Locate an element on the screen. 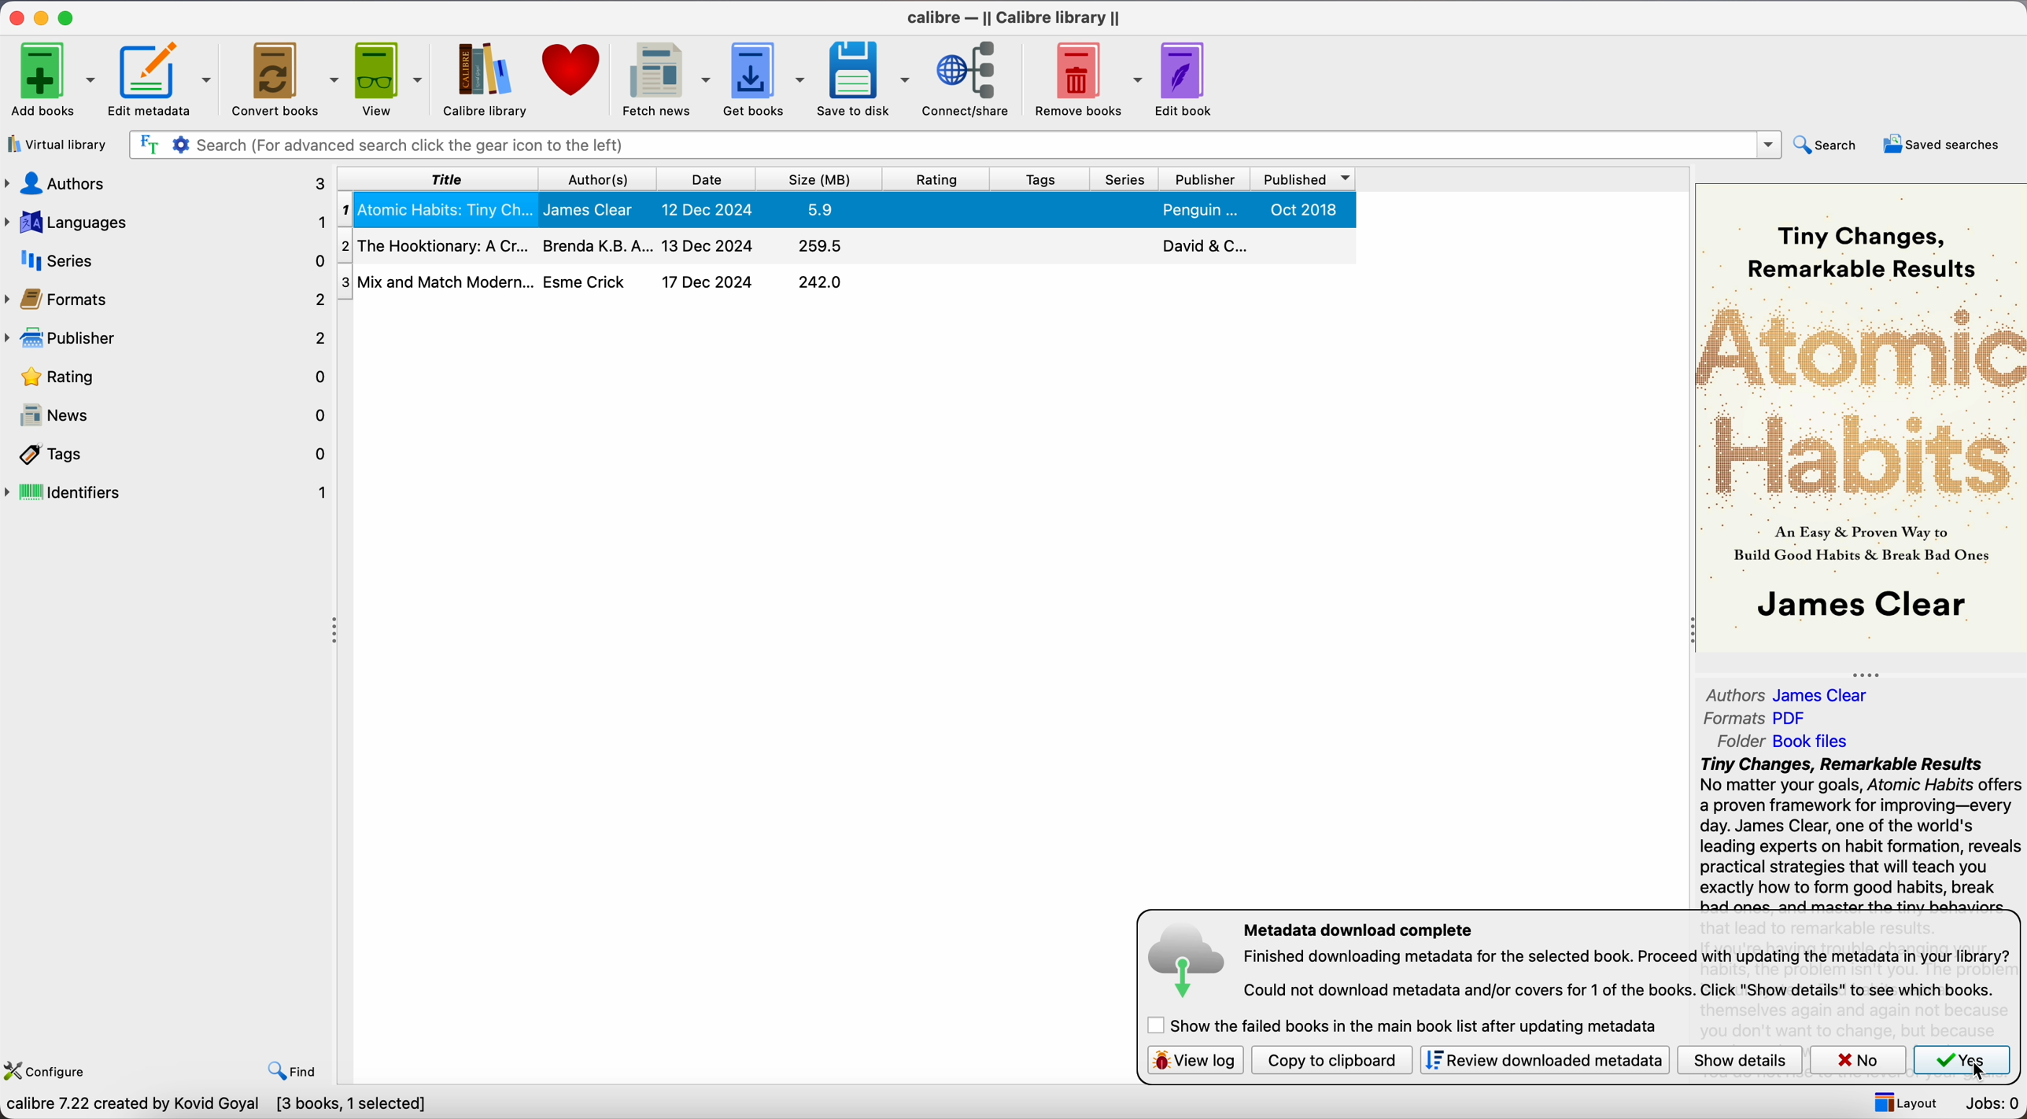 The image size is (2027, 1119). search bar is located at coordinates (953, 145).